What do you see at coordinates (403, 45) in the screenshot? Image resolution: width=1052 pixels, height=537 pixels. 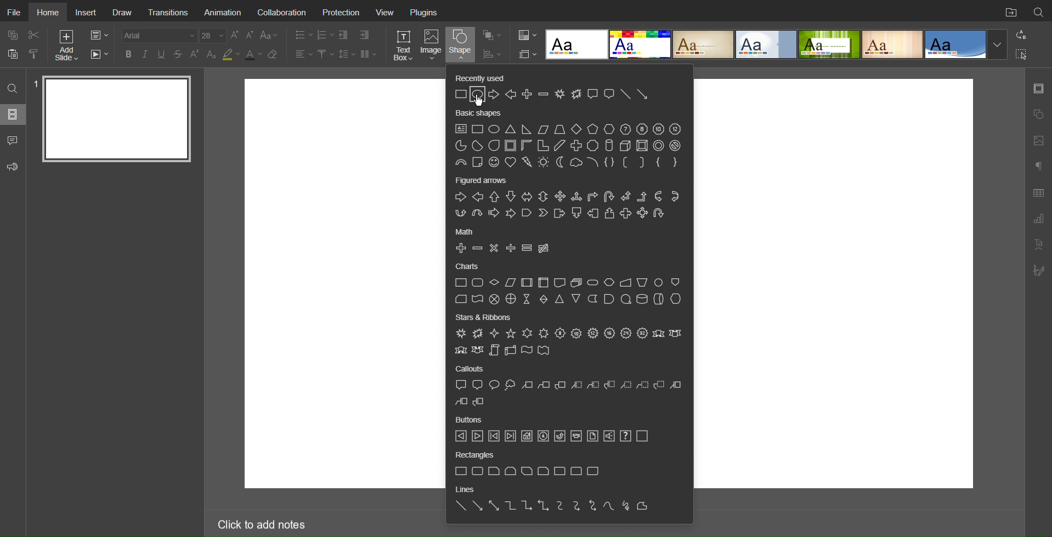 I see `Text Box` at bounding box center [403, 45].